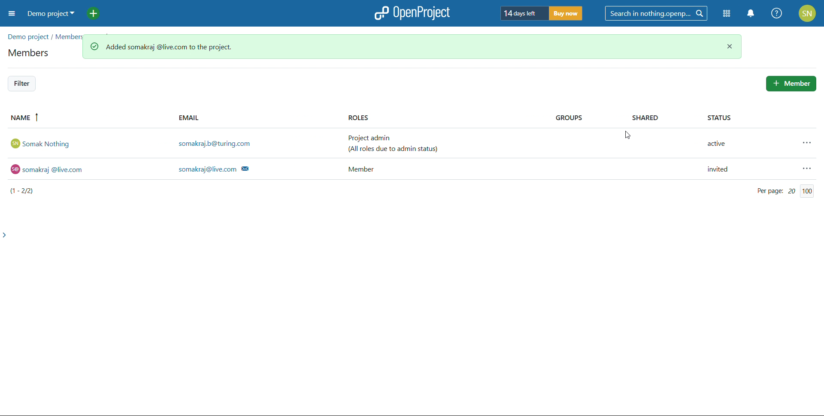  Describe the element at coordinates (98, 14) in the screenshot. I see `add project` at that location.